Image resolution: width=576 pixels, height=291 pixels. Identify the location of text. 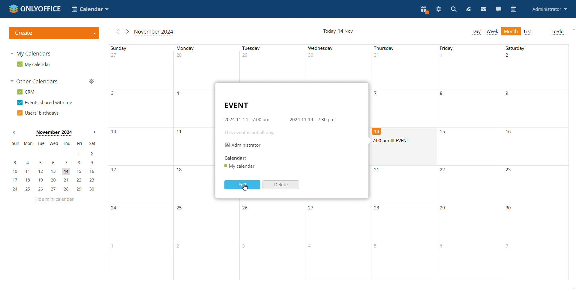
(249, 133).